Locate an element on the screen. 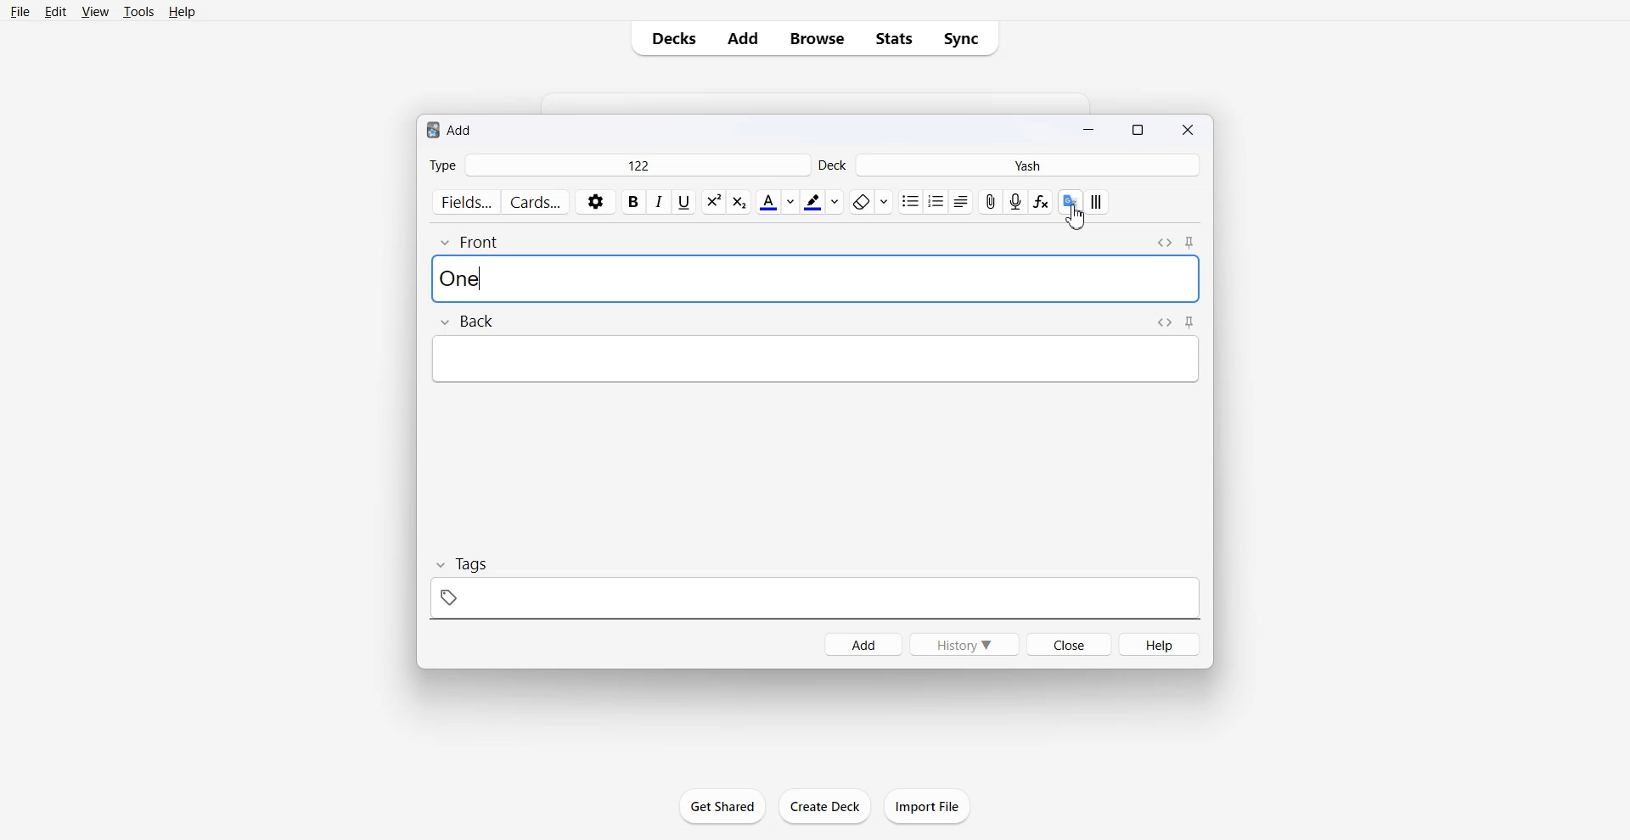 The width and height of the screenshot is (1630, 840). Alignments is located at coordinates (961, 202).